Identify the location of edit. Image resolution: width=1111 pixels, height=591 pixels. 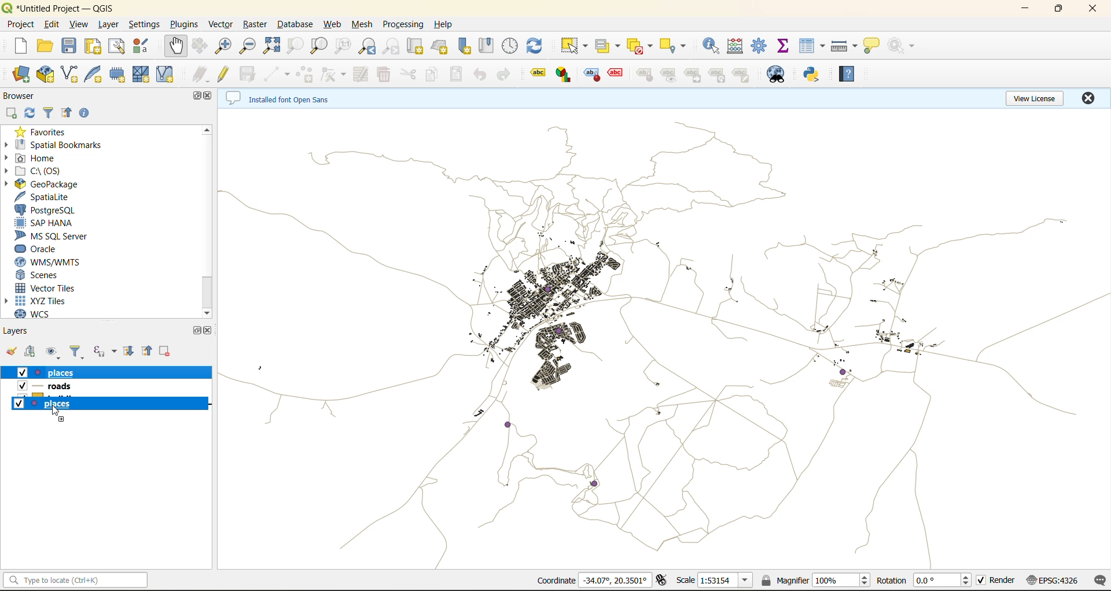
(54, 25).